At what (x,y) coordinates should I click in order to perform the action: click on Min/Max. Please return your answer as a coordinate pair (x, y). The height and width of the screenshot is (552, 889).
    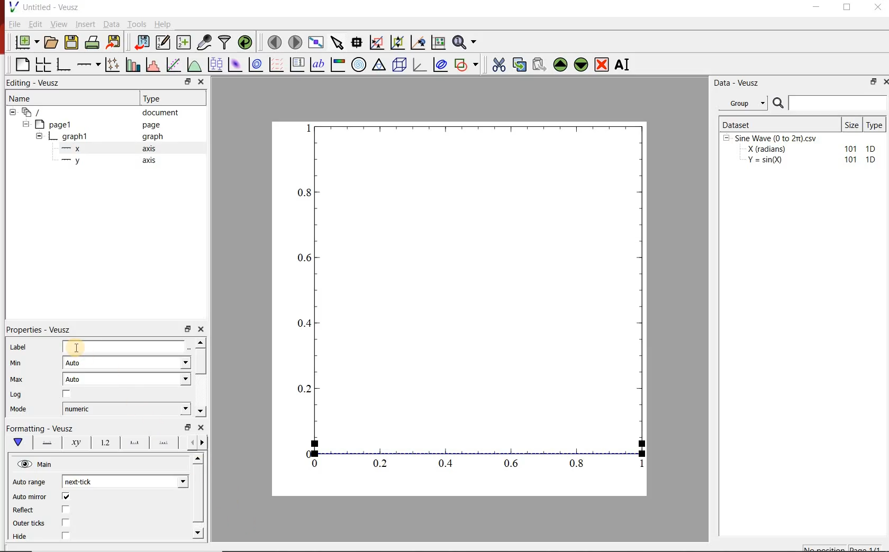
    Looking at the image, I should click on (186, 82).